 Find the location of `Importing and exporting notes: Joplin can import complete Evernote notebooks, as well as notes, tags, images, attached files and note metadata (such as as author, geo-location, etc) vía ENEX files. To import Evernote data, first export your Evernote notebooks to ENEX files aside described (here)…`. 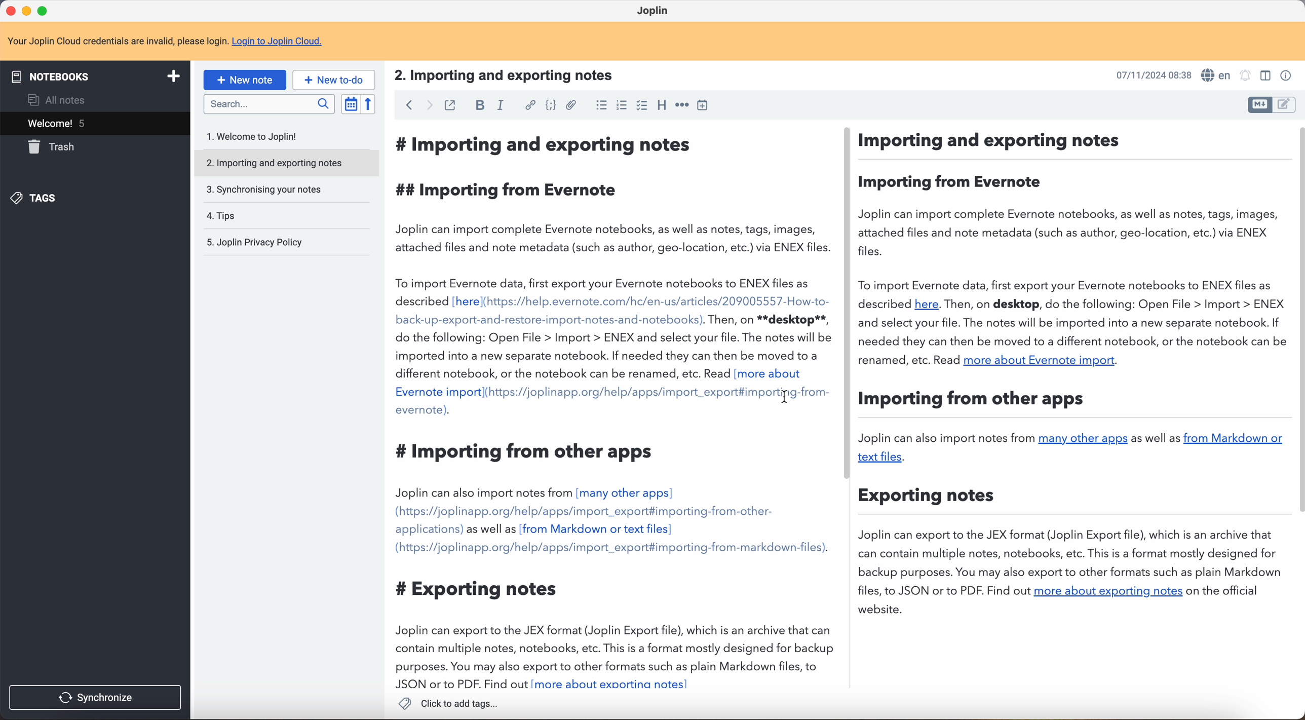

Importing and exporting notes: Joplin can import complete Evernote notebooks, as well as notes, tags, images, attached files and note metadata (such as as author, geo-location, etc) vía ENEX files. To import Evernote data, first export your Evernote notebooks to ENEX files aside described (here)… is located at coordinates (611, 409).